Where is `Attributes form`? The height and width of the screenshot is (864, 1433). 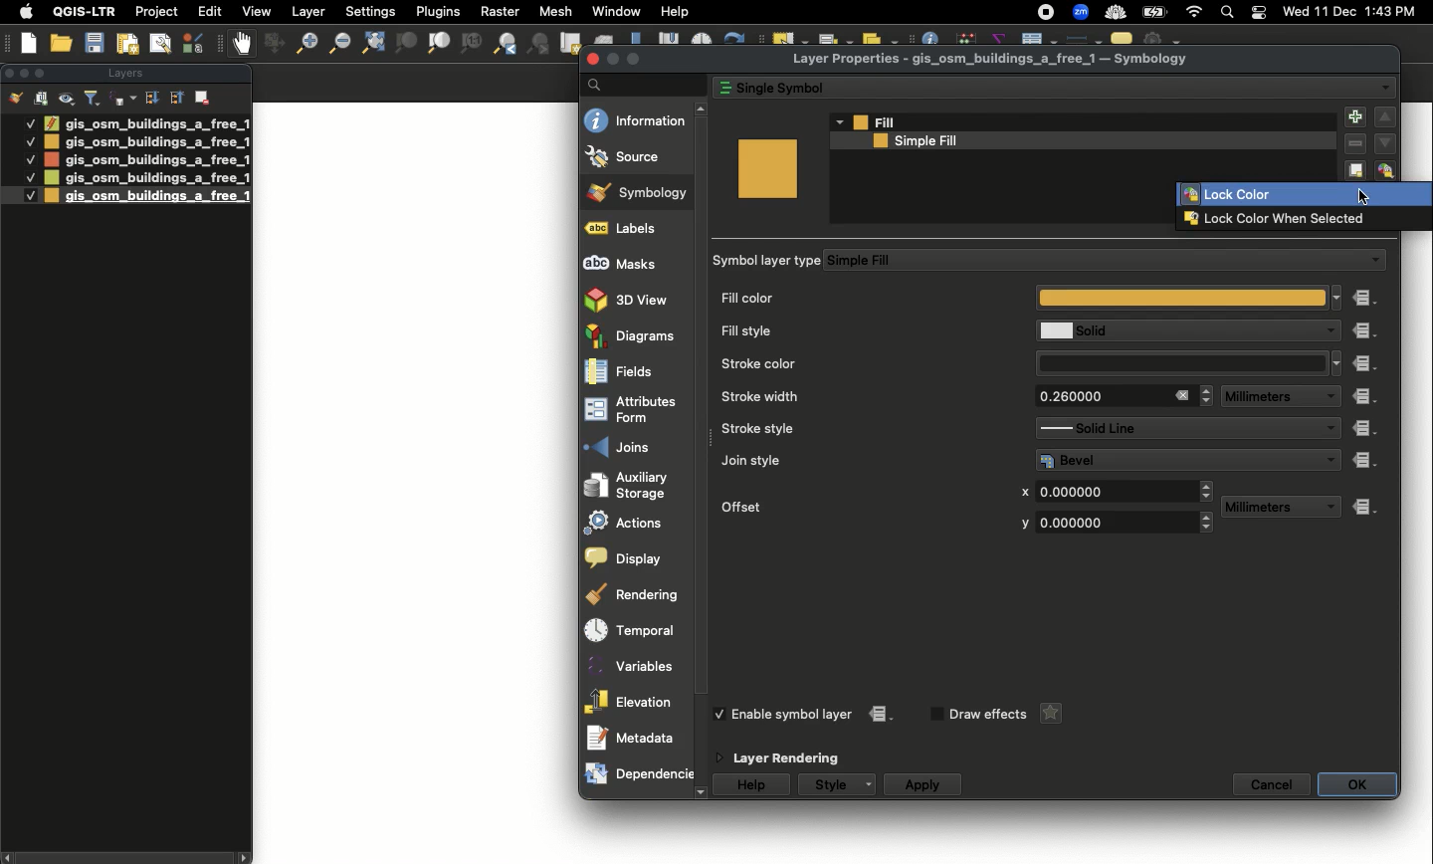
Attributes form is located at coordinates (635, 409).